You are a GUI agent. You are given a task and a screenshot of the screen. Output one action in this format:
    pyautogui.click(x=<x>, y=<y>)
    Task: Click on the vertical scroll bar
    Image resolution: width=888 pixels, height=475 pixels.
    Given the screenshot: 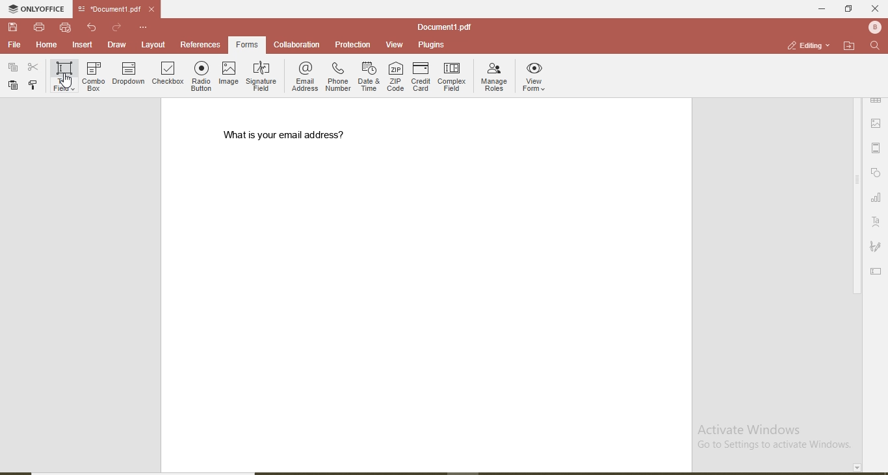 What is the action you would take?
    pyautogui.click(x=856, y=197)
    